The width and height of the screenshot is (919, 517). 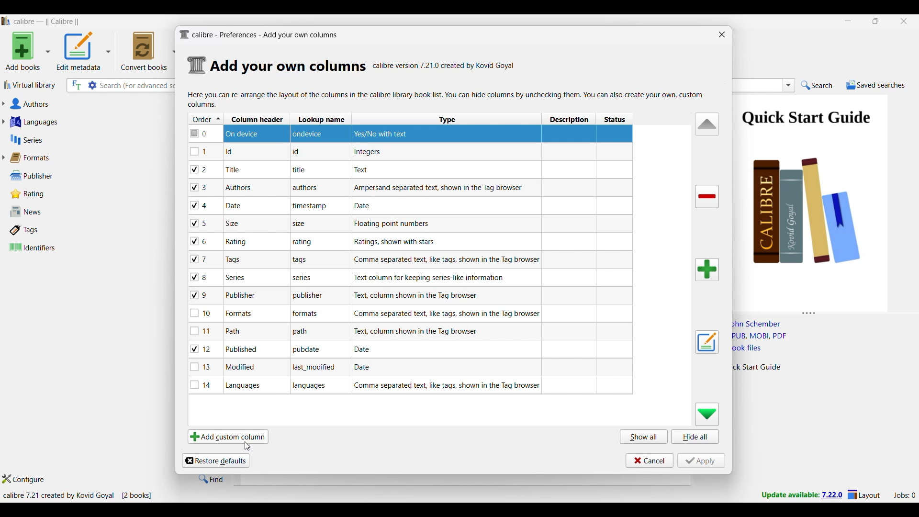 I want to click on checkbox - 6, so click(x=201, y=242).